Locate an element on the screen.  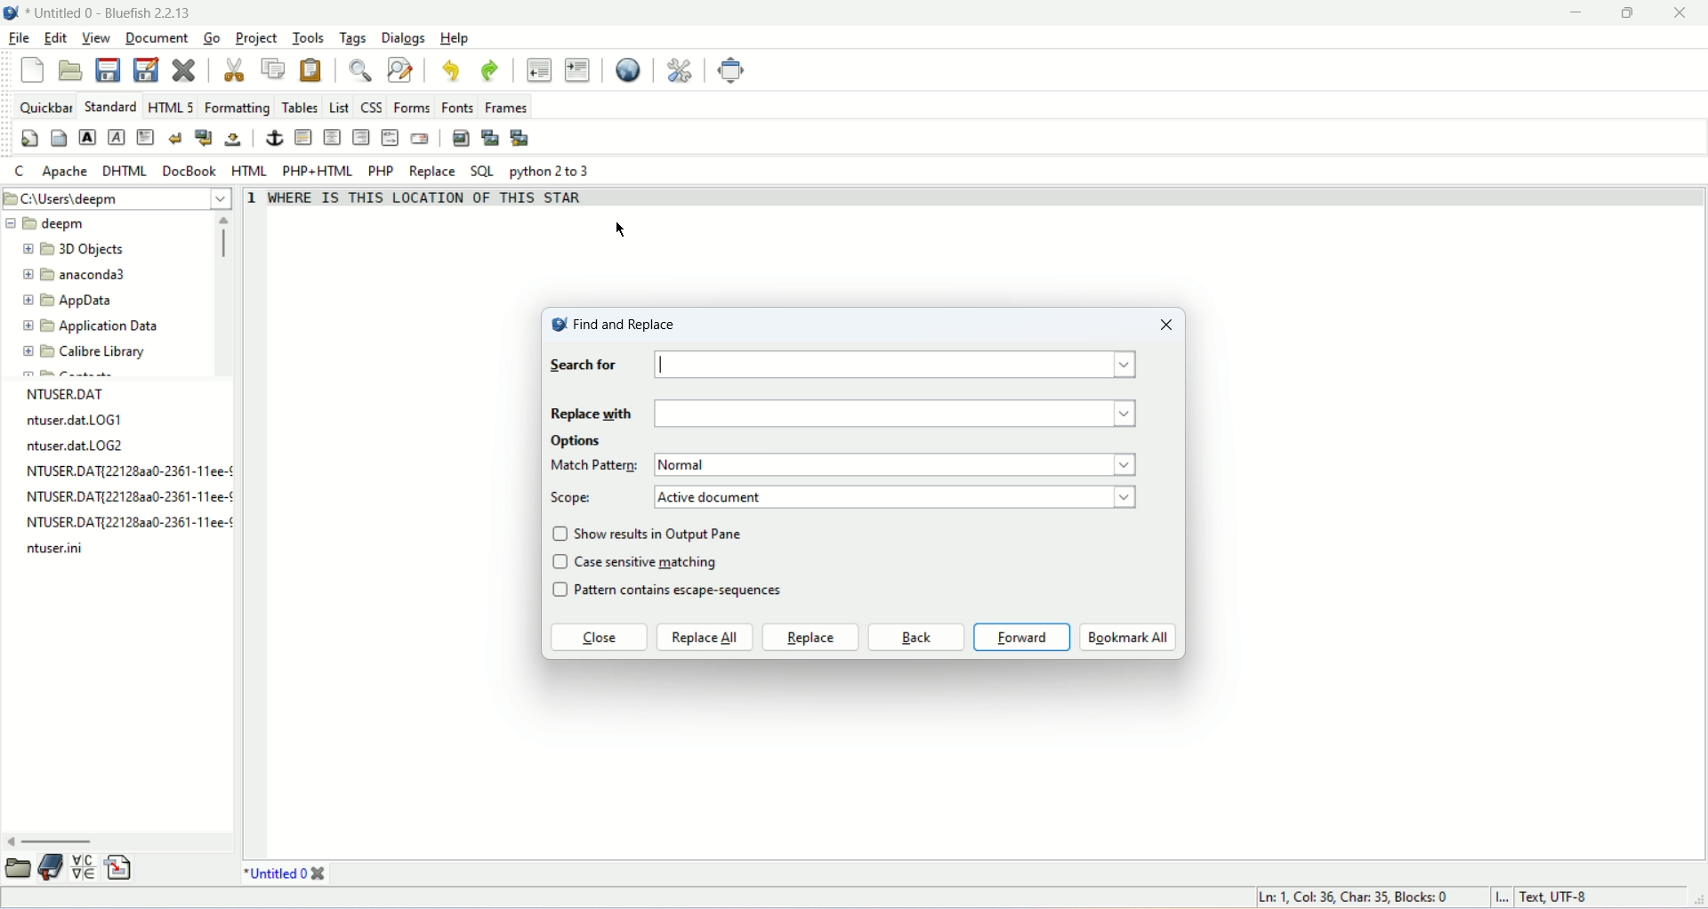
DocBook is located at coordinates (190, 170).